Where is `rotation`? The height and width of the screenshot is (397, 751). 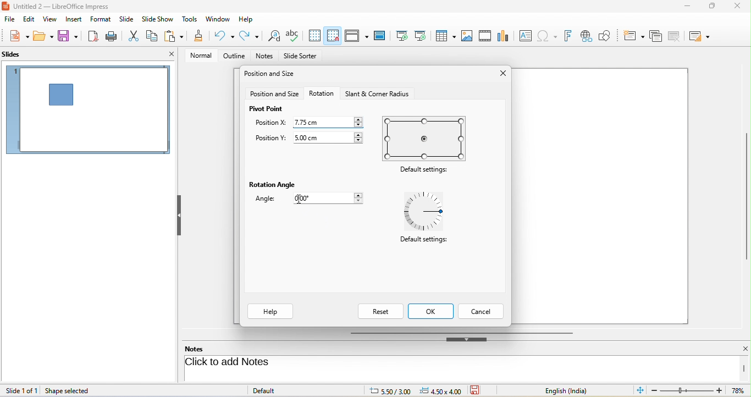 rotation is located at coordinates (322, 93).